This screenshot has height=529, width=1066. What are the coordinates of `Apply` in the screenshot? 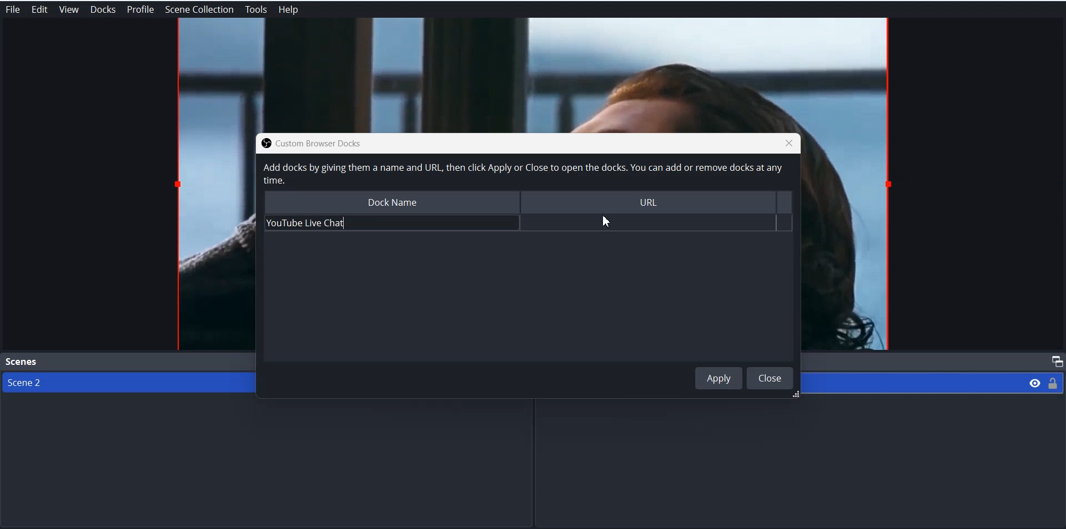 It's located at (719, 378).